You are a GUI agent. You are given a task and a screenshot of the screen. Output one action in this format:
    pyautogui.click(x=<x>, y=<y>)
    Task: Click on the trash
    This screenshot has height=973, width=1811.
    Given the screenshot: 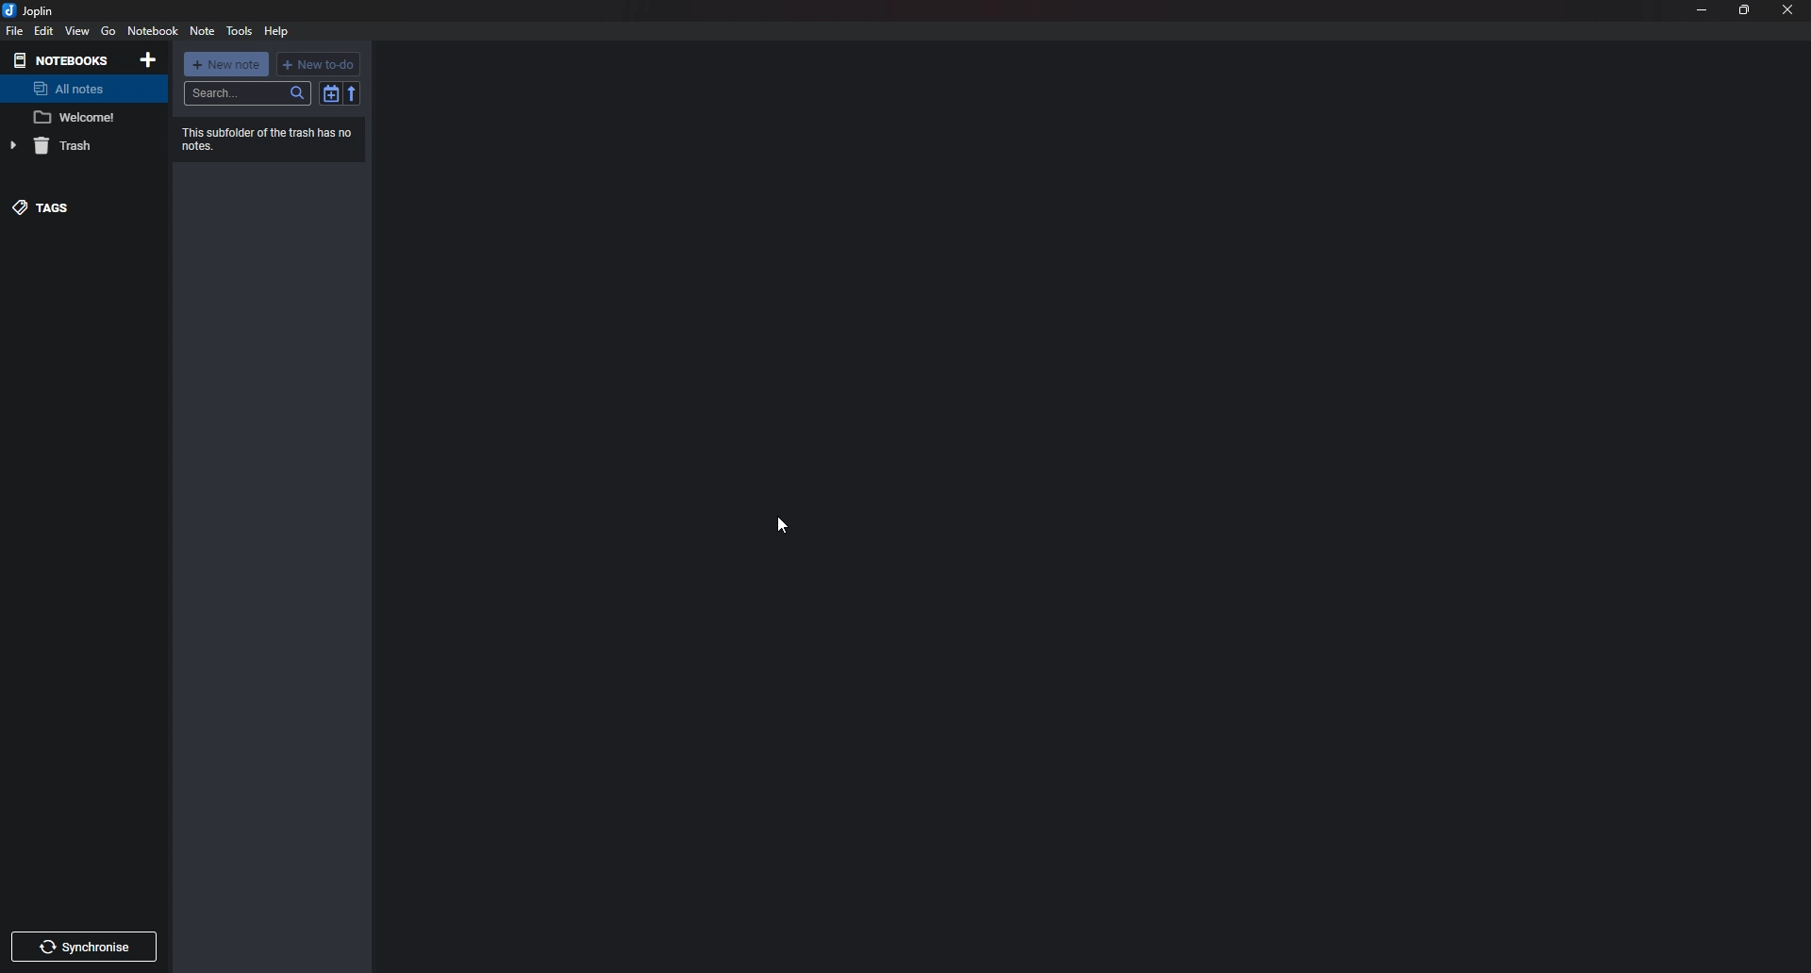 What is the action you would take?
    pyautogui.click(x=78, y=147)
    